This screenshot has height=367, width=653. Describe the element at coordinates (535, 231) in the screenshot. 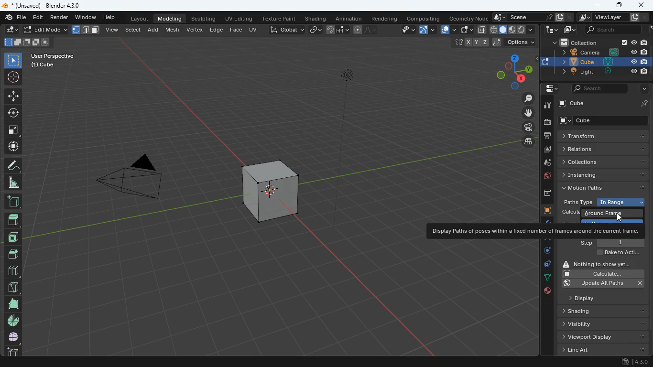

I see `description` at that location.